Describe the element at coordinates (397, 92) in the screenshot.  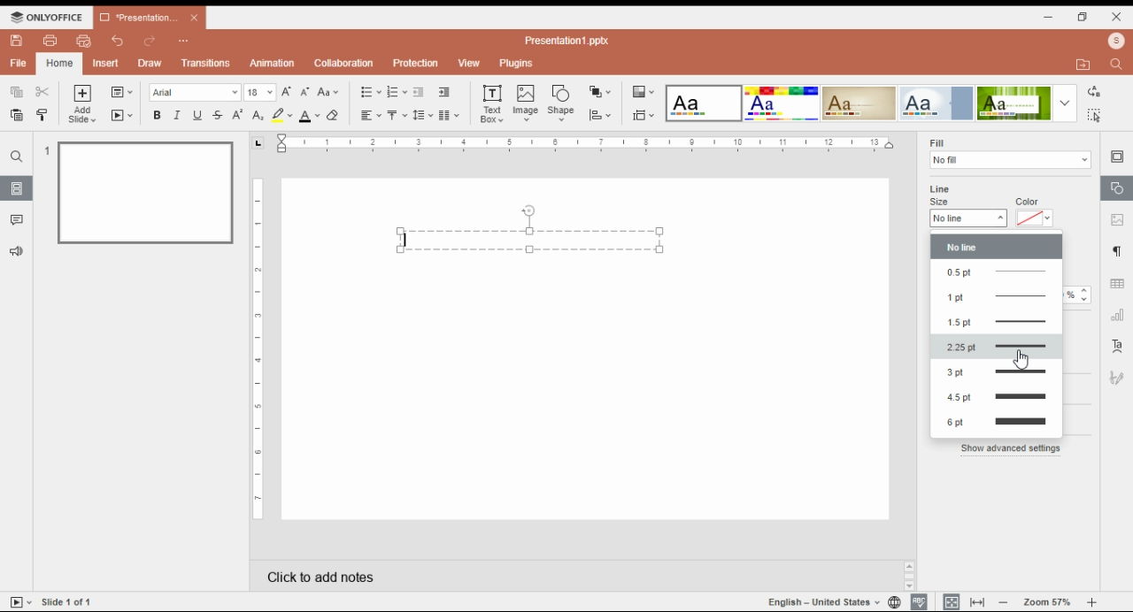
I see `numbering` at that location.